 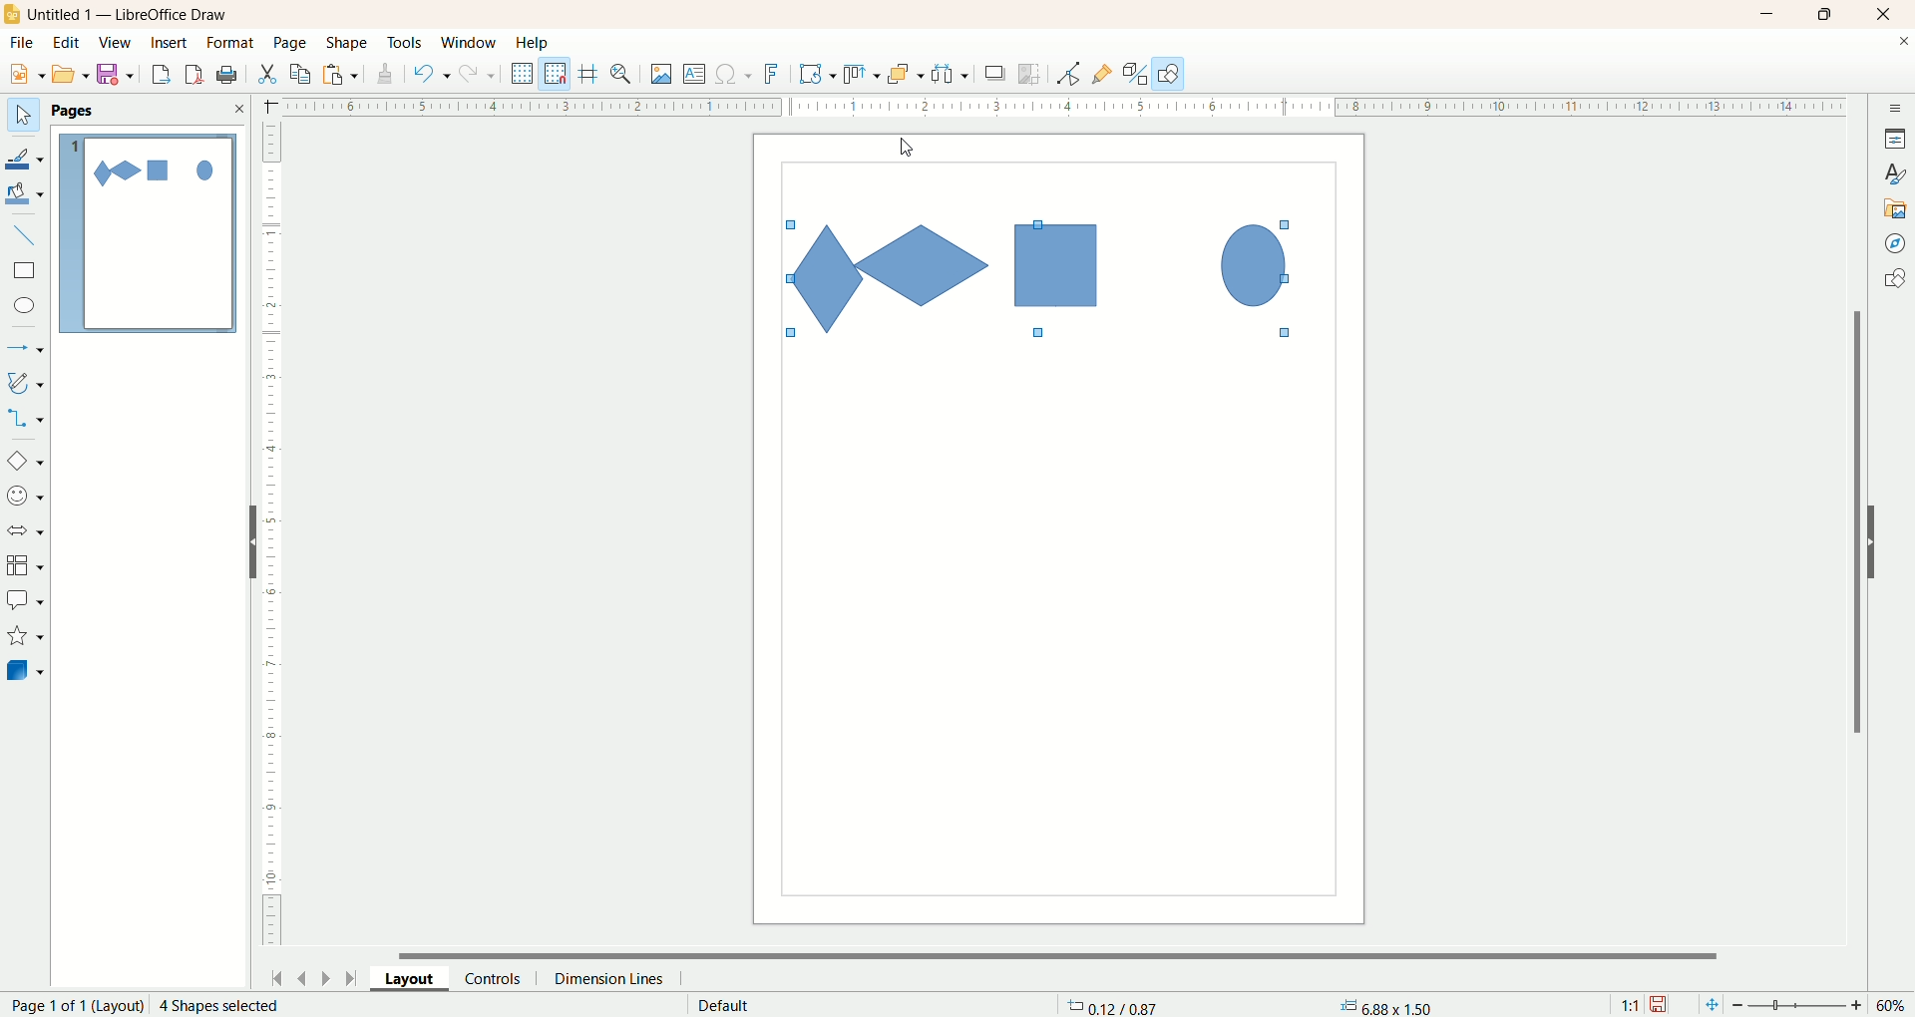 What do you see at coordinates (28, 498) in the screenshot?
I see `symbol shape` at bounding box center [28, 498].